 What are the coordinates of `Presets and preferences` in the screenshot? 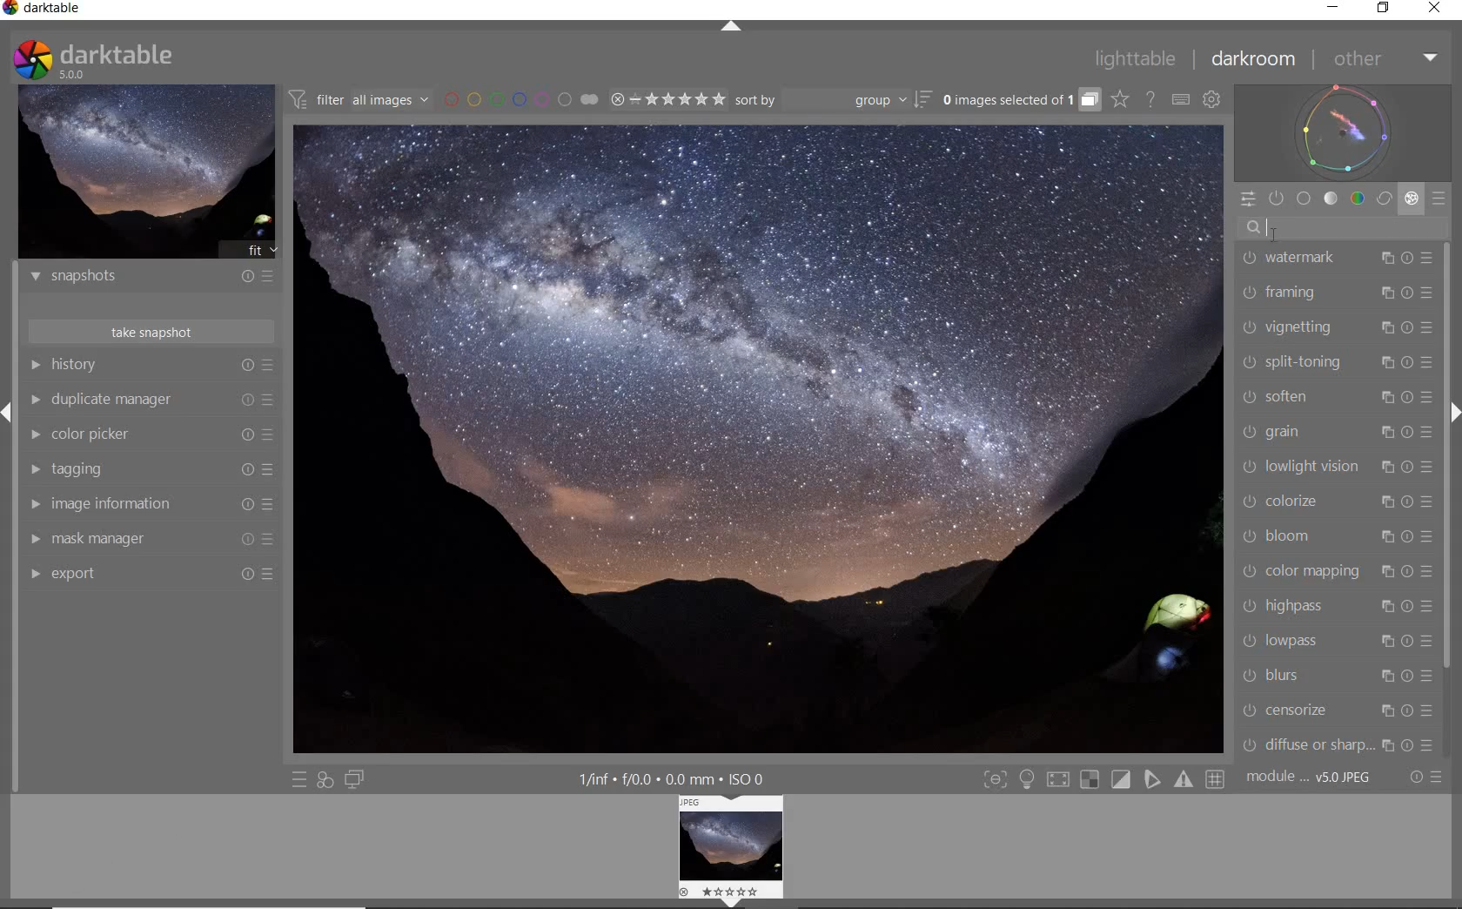 It's located at (271, 468).